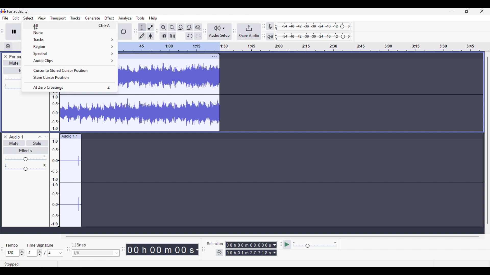 The width and height of the screenshot is (490, 275). Describe the element at coordinates (172, 28) in the screenshot. I see `Zoom out` at that location.